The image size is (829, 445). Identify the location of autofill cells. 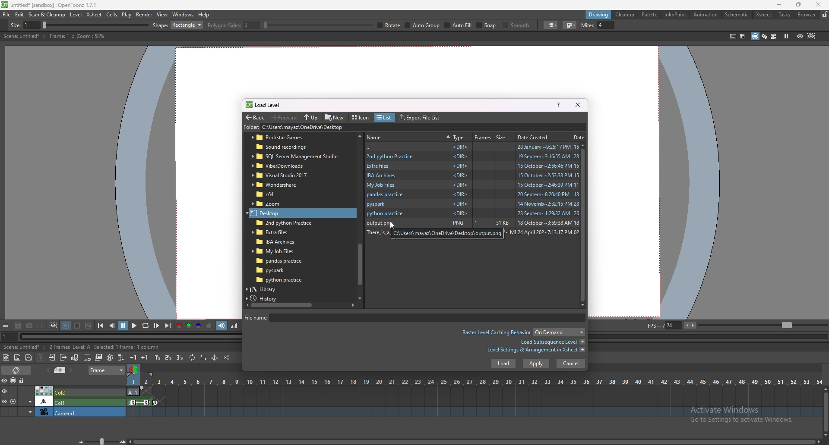
(121, 357).